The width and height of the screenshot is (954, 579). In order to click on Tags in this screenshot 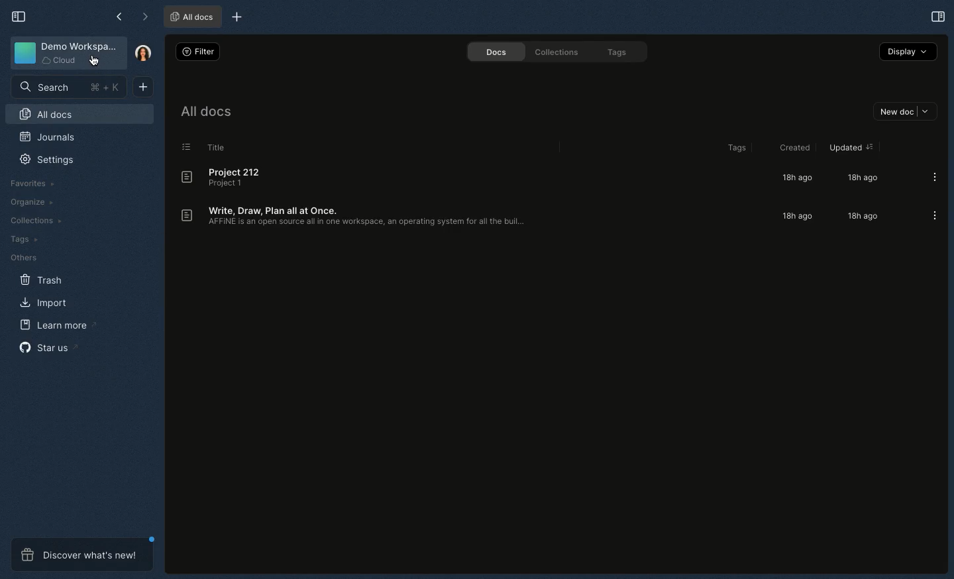, I will do `click(732, 148)`.